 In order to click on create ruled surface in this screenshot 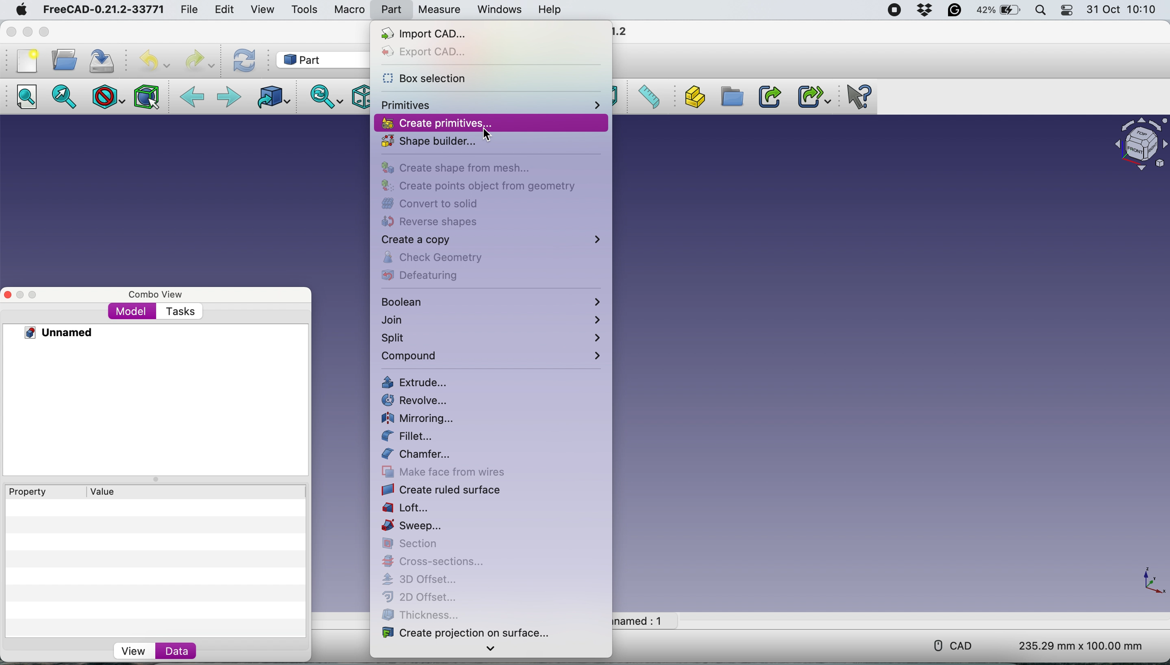, I will do `click(443, 490)`.